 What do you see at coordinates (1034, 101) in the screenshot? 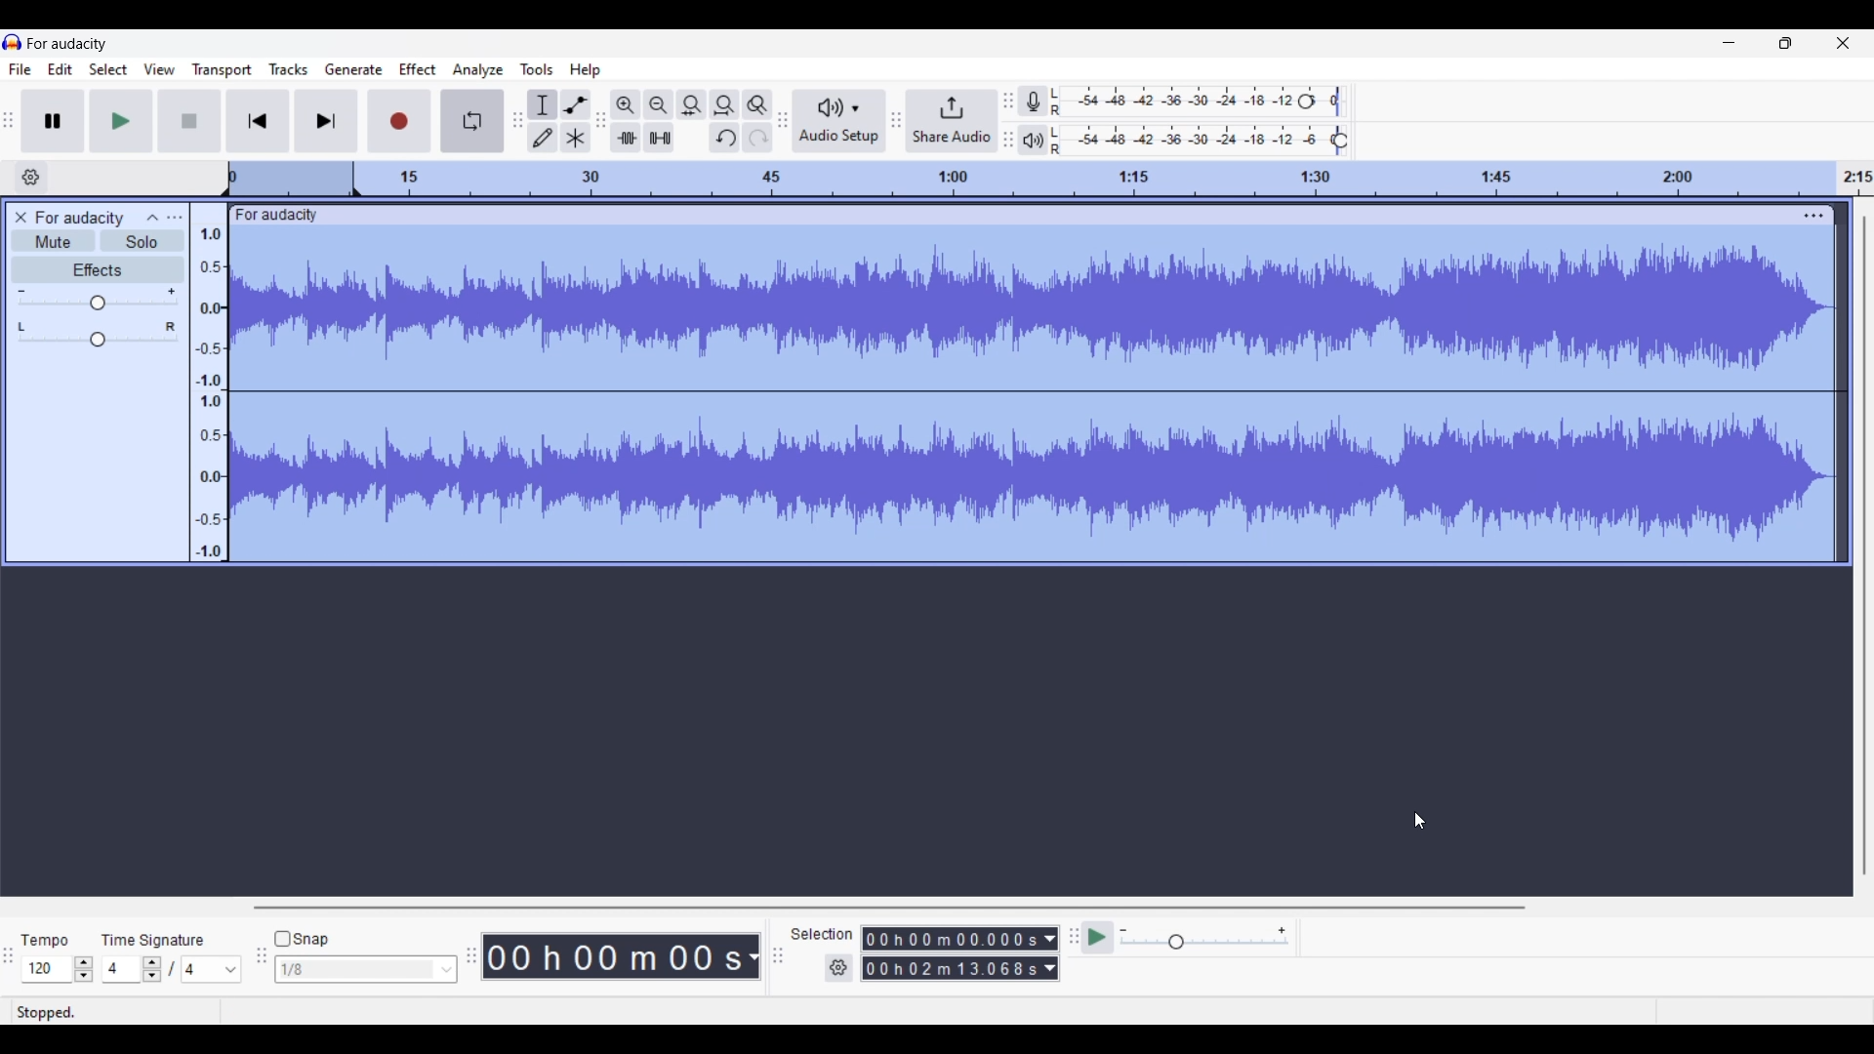
I see `Record meter` at bounding box center [1034, 101].